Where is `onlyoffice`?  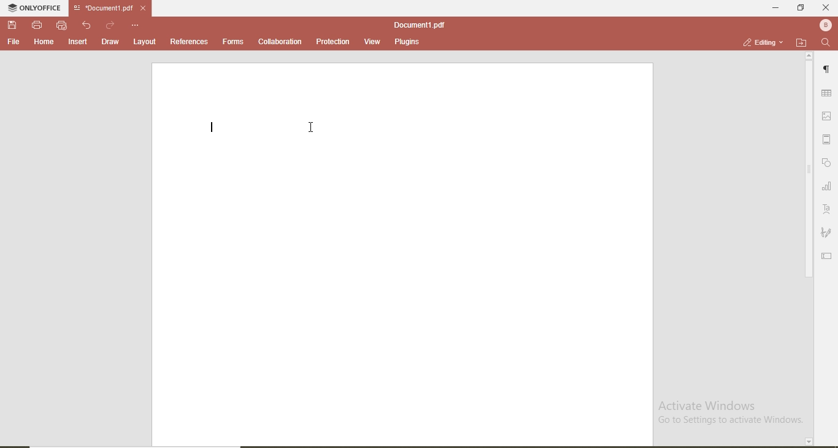 onlyoffice is located at coordinates (31, 7).